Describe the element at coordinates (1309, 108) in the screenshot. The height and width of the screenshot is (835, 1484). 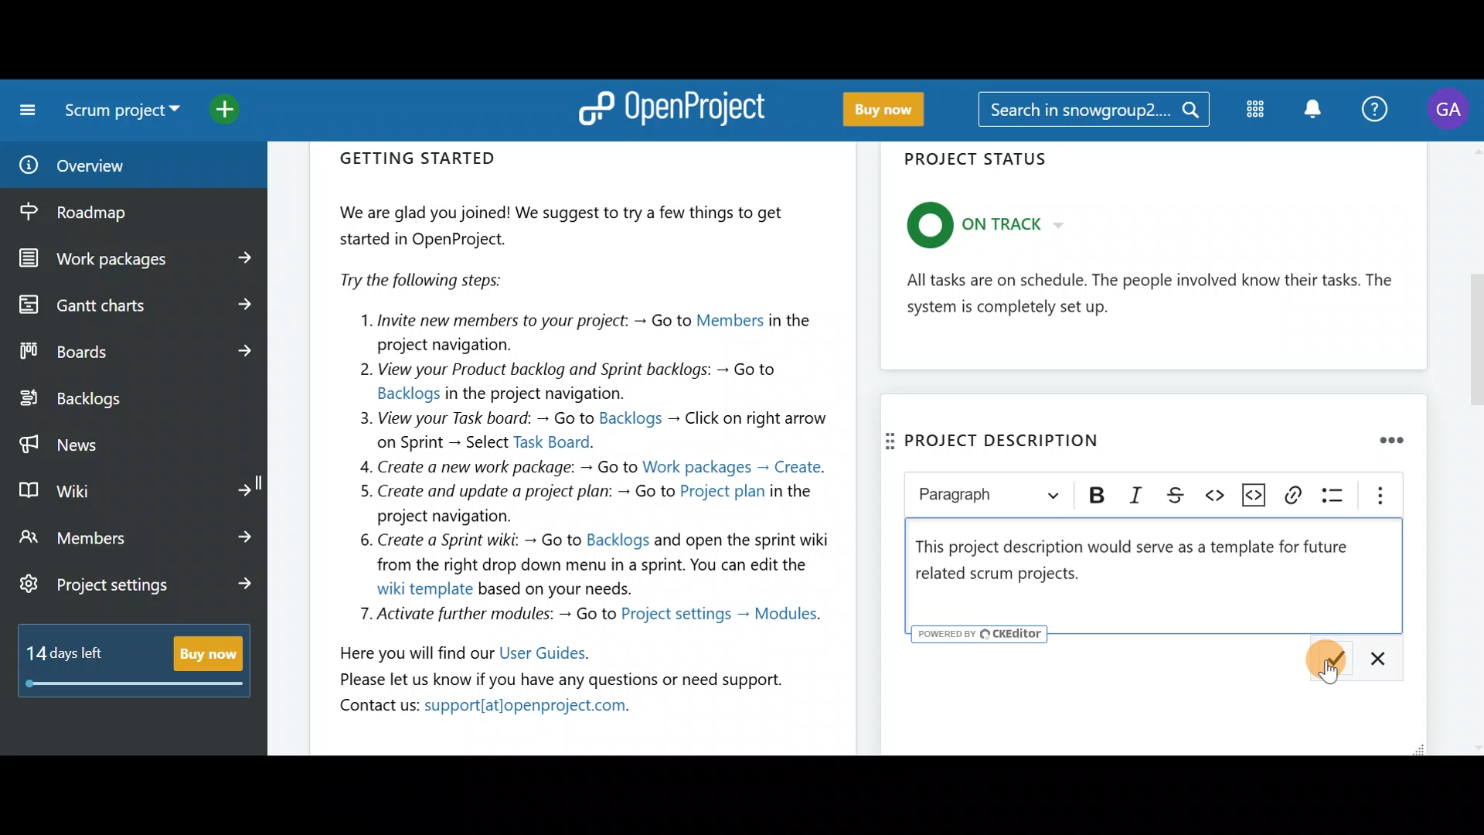
I see `Notification centre` at that location.